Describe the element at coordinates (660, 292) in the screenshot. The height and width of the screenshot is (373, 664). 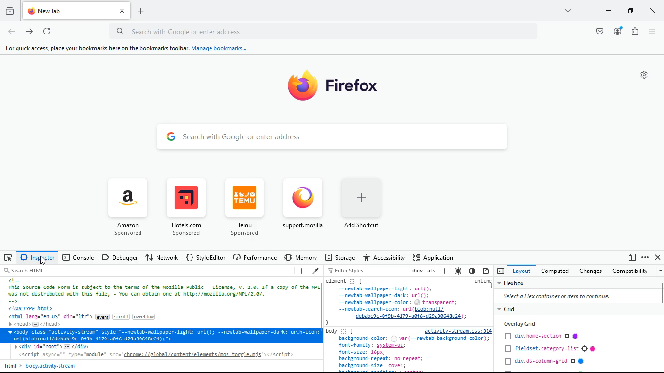
I see `vertical scrollbar` at that location.